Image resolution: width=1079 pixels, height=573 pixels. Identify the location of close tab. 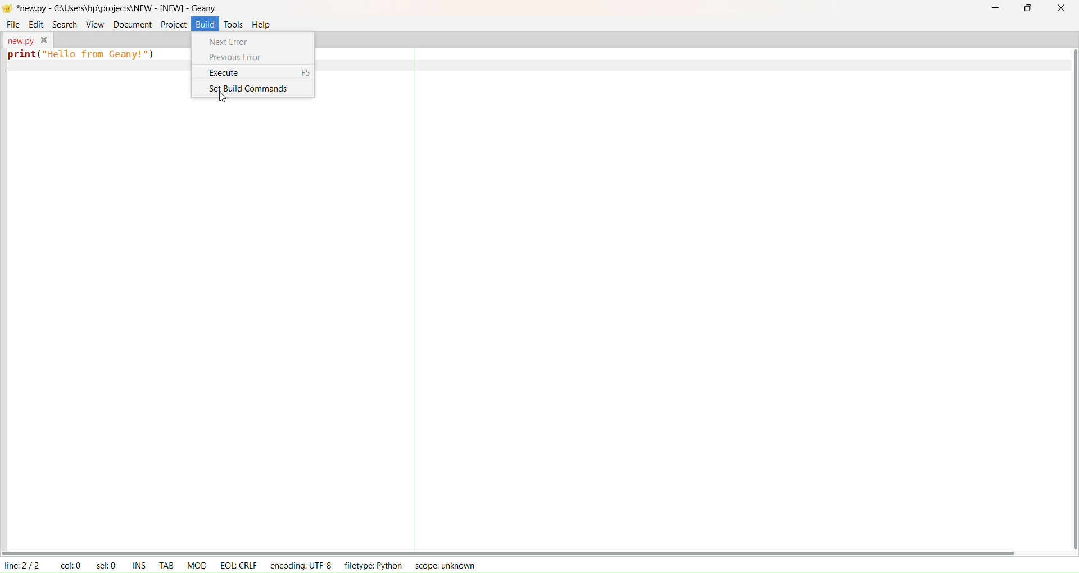
(44, 40).